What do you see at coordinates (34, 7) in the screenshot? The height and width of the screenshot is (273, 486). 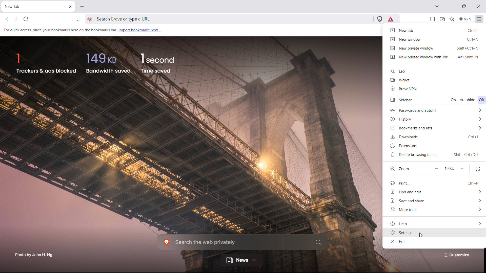 I see `New Tab` at bounding box center [34, 7].